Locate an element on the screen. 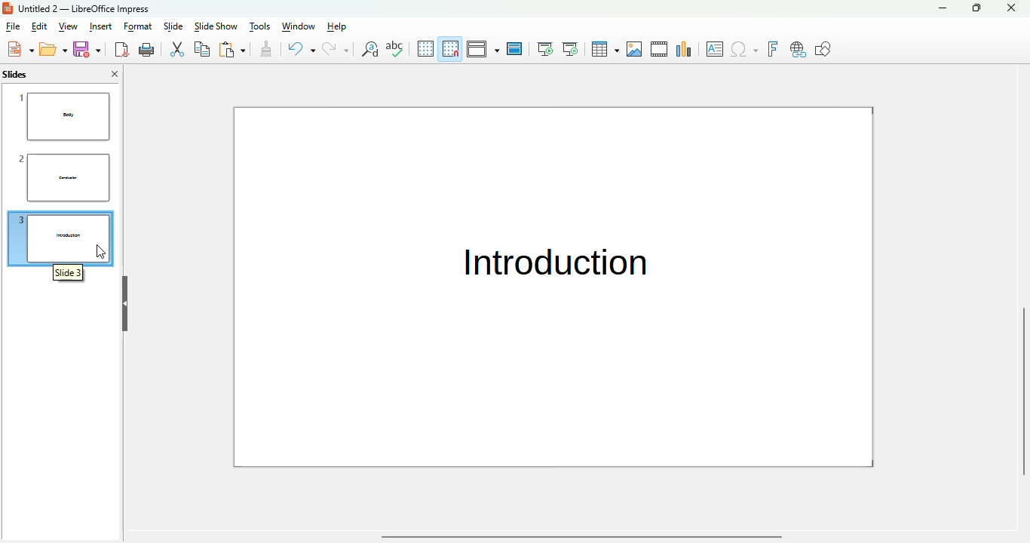 This screenshot has height=543, width=1030. insert special characters is located at coordinates (744, 49).